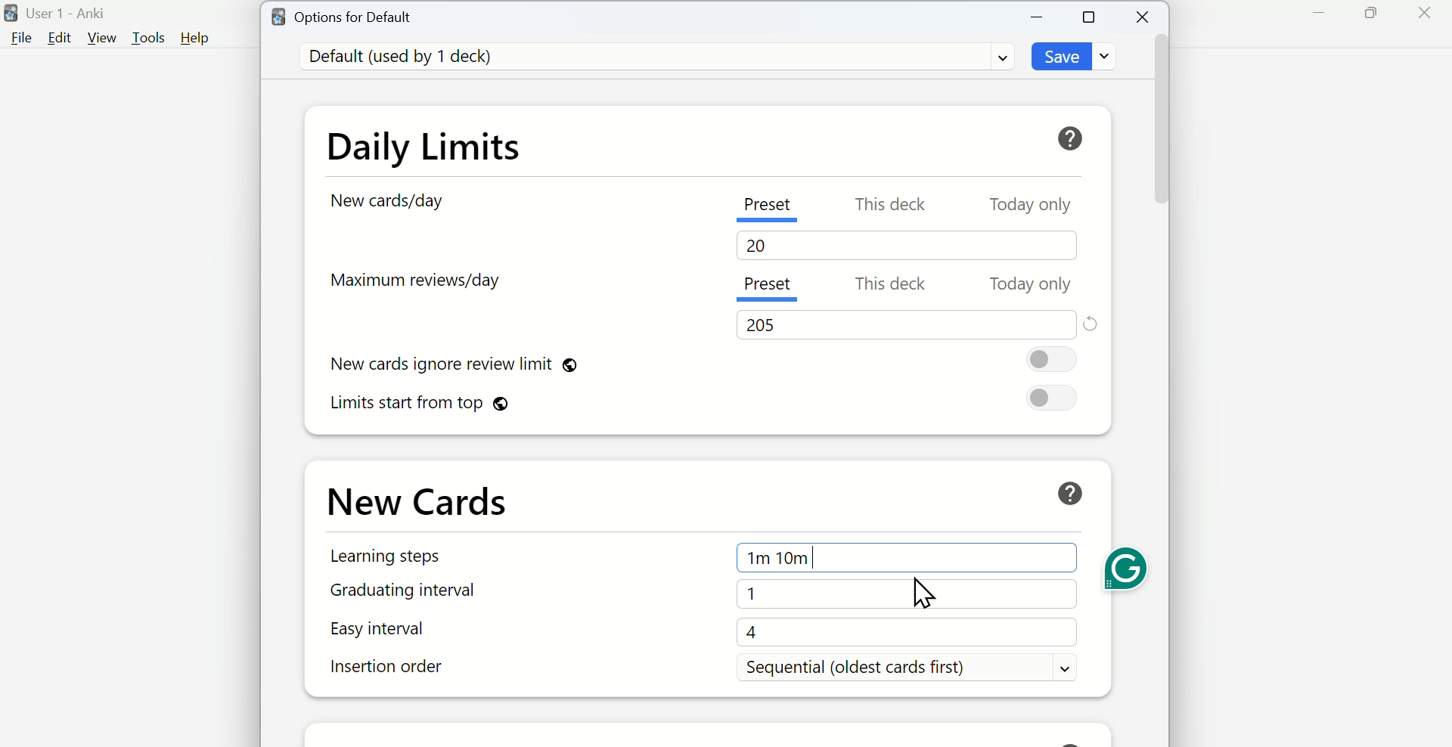  Describe the element at coordinates (921, 594) in the screenshot. I see `cursor` at that location.